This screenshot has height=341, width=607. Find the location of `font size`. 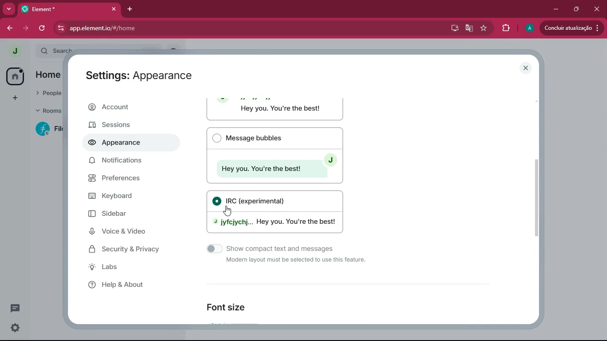

font size is located at coordinates (232, 307).